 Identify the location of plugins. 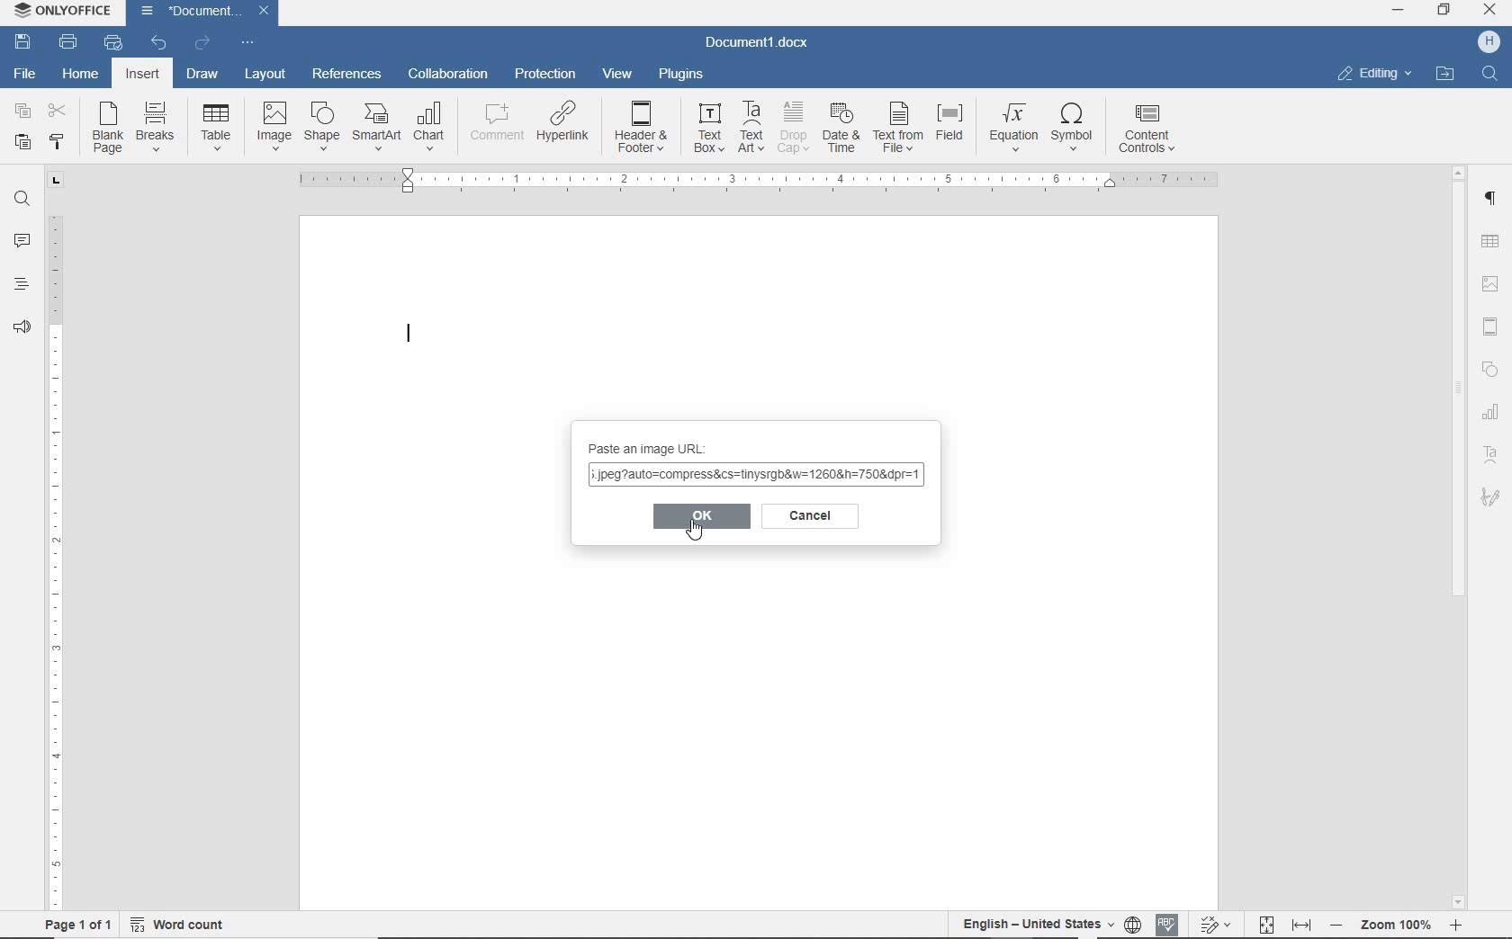
(682, 77).